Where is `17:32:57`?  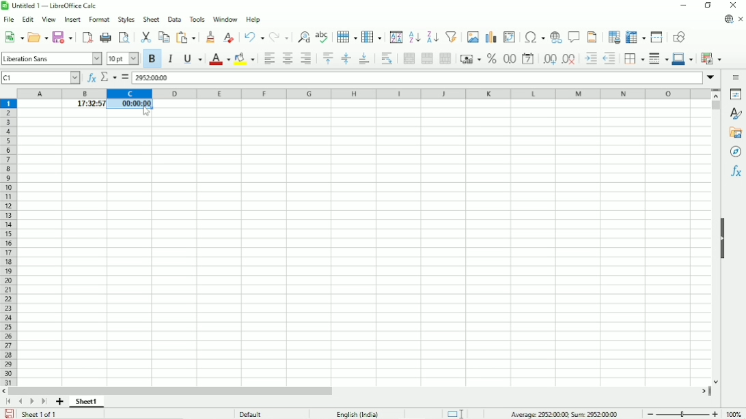 17:32:57 is located at coordinates (83, 104).